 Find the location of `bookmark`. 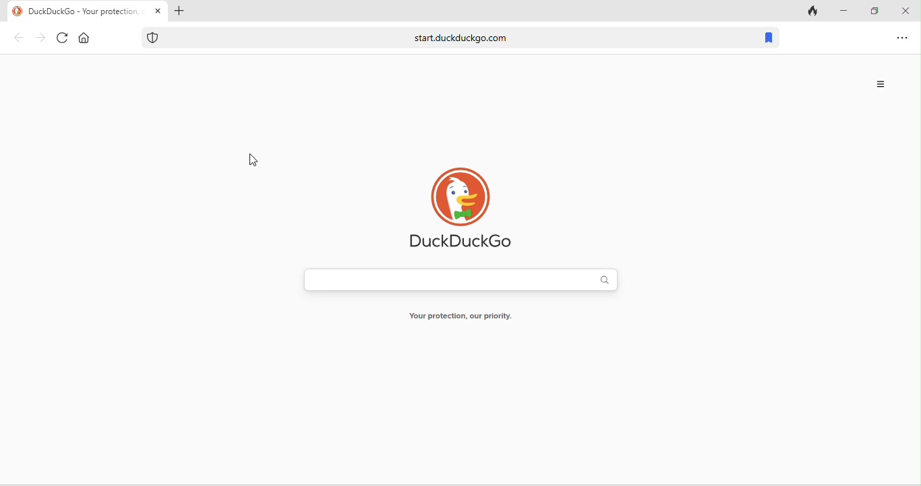

bookmark is located at coordinates (769, 38).